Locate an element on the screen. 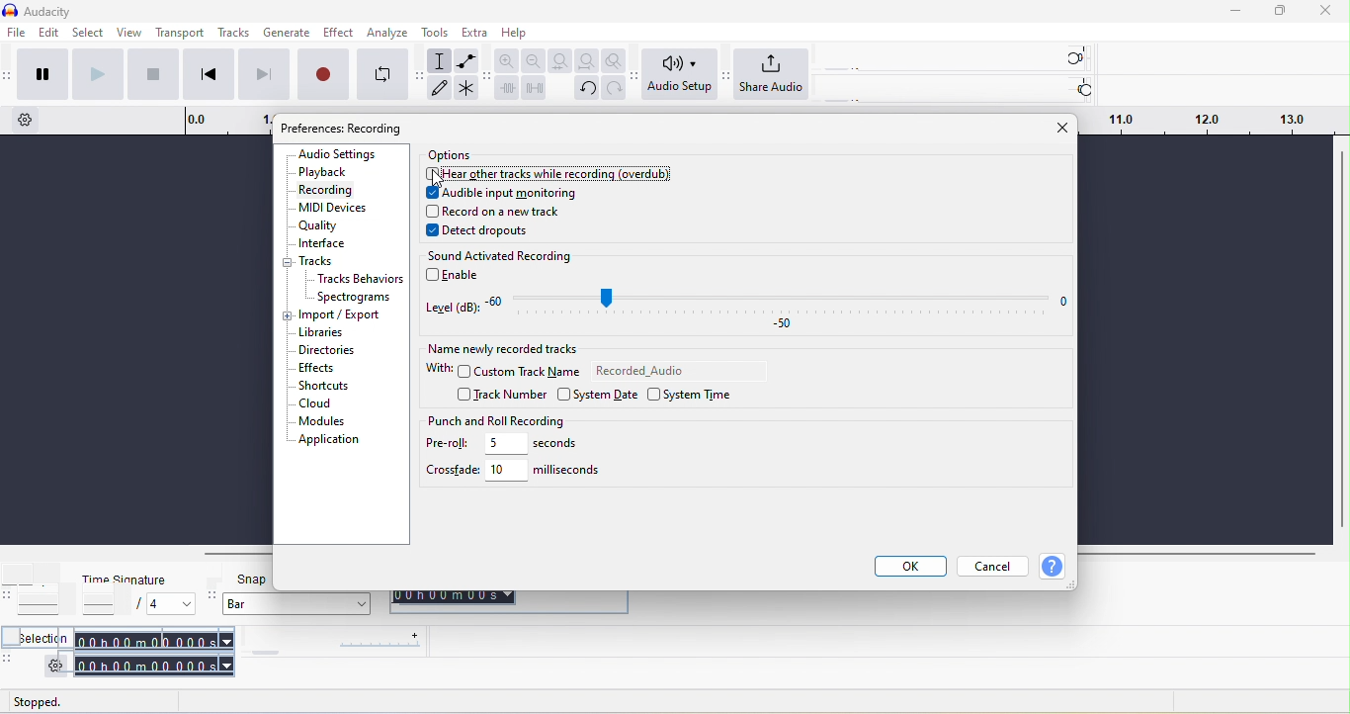 Image resolution: width=1350 pixels, height=714 pixels. recording is located at coordinates (324, 191).